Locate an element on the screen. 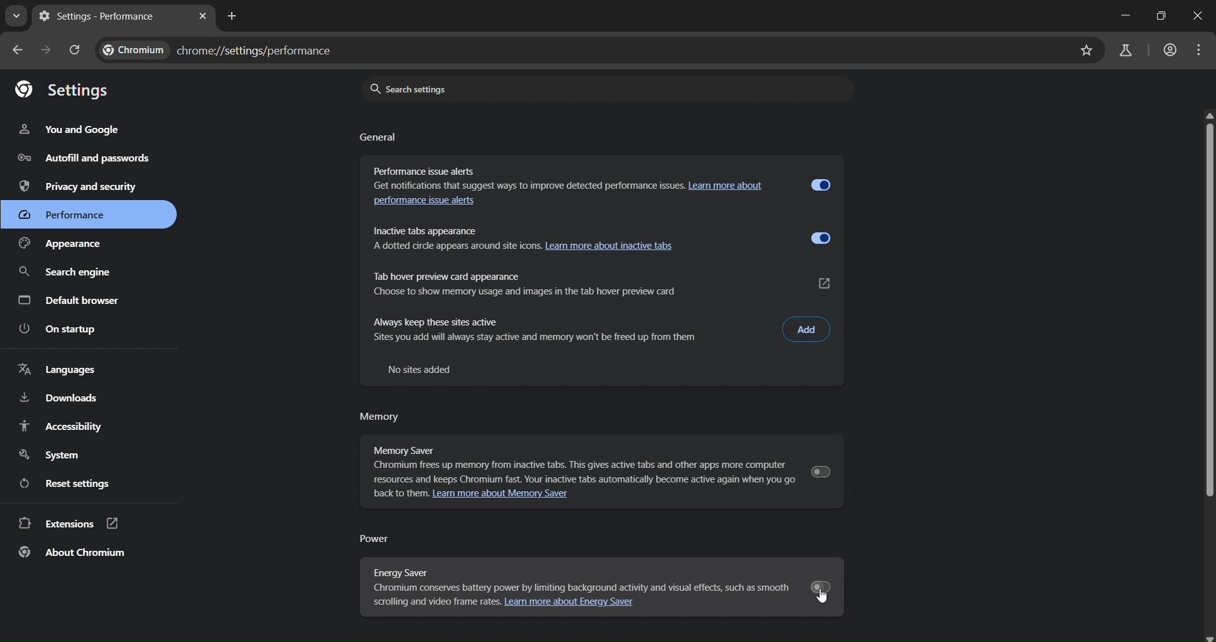   is located at coordinates (65, 273).